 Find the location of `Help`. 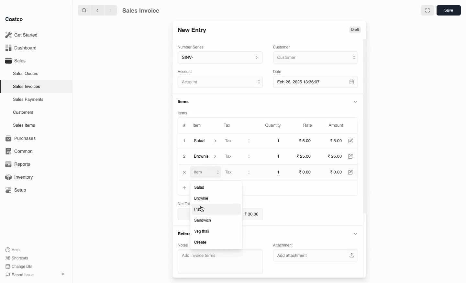

Help is located at coordinates (13, 249).